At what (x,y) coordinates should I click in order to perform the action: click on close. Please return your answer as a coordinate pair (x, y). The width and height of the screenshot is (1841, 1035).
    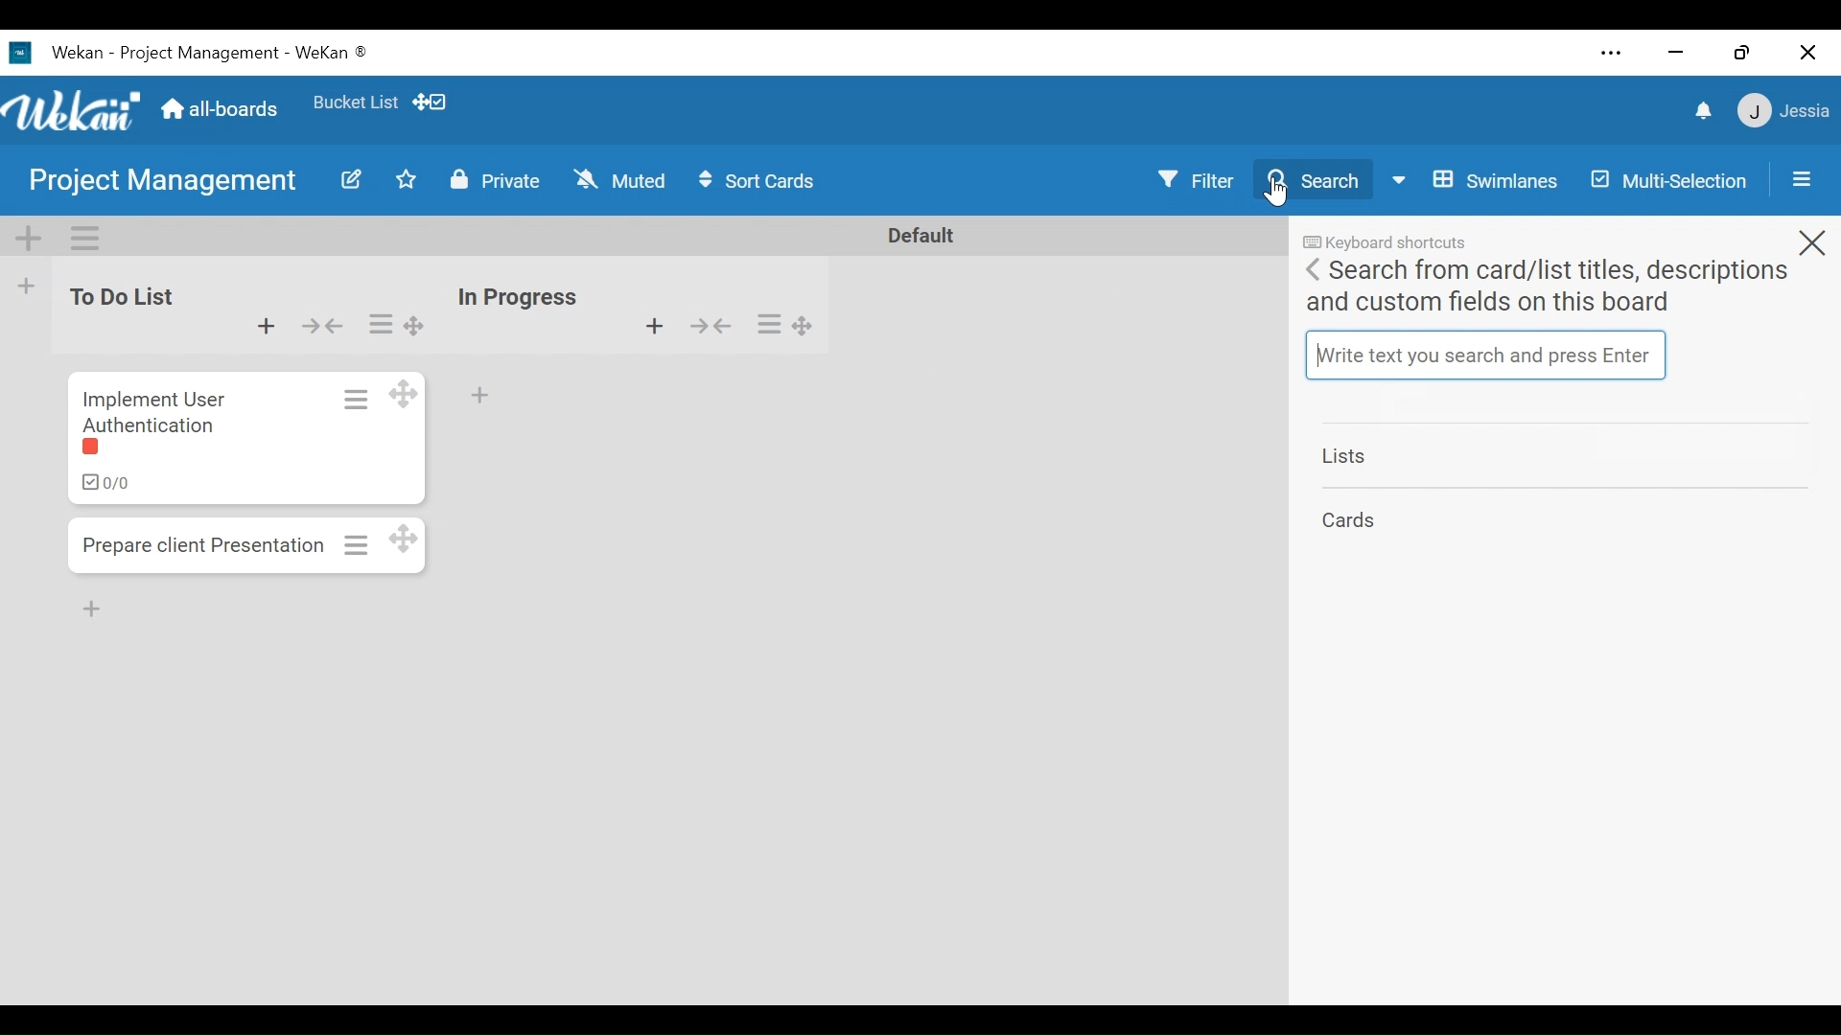
    Looking at the image, I should click on (1811, 238).